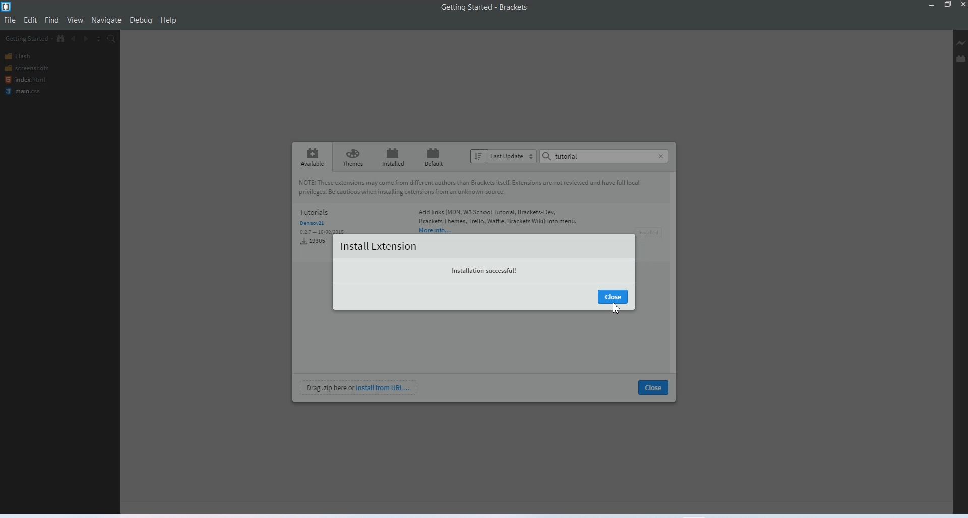 This screenshot has width=968, height=518. What do you see at coordinates (30, 20) in the screenshot?
I see `Edit` at bounding box center [30, 20].